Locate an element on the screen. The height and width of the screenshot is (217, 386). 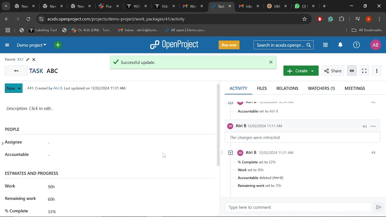
Cite information is located at coordinates (41, 19).